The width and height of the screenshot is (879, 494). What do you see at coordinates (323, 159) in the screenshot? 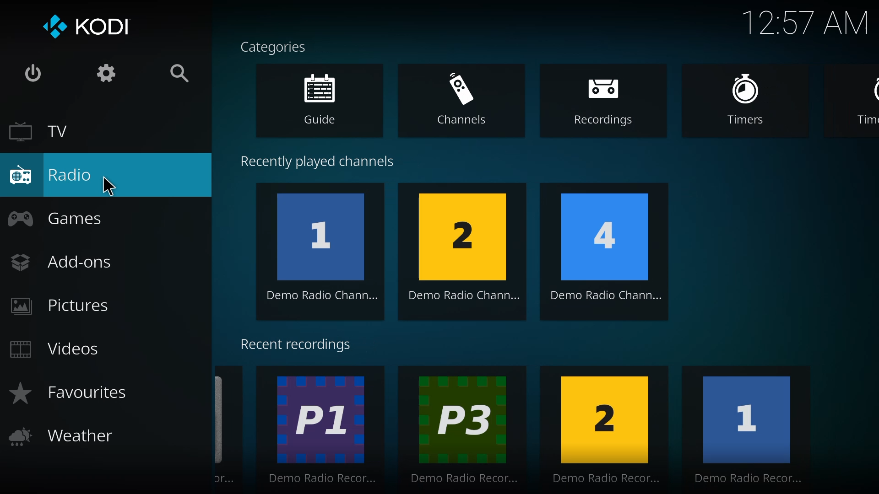
I see `recently played` at bounding box center [323, 159].